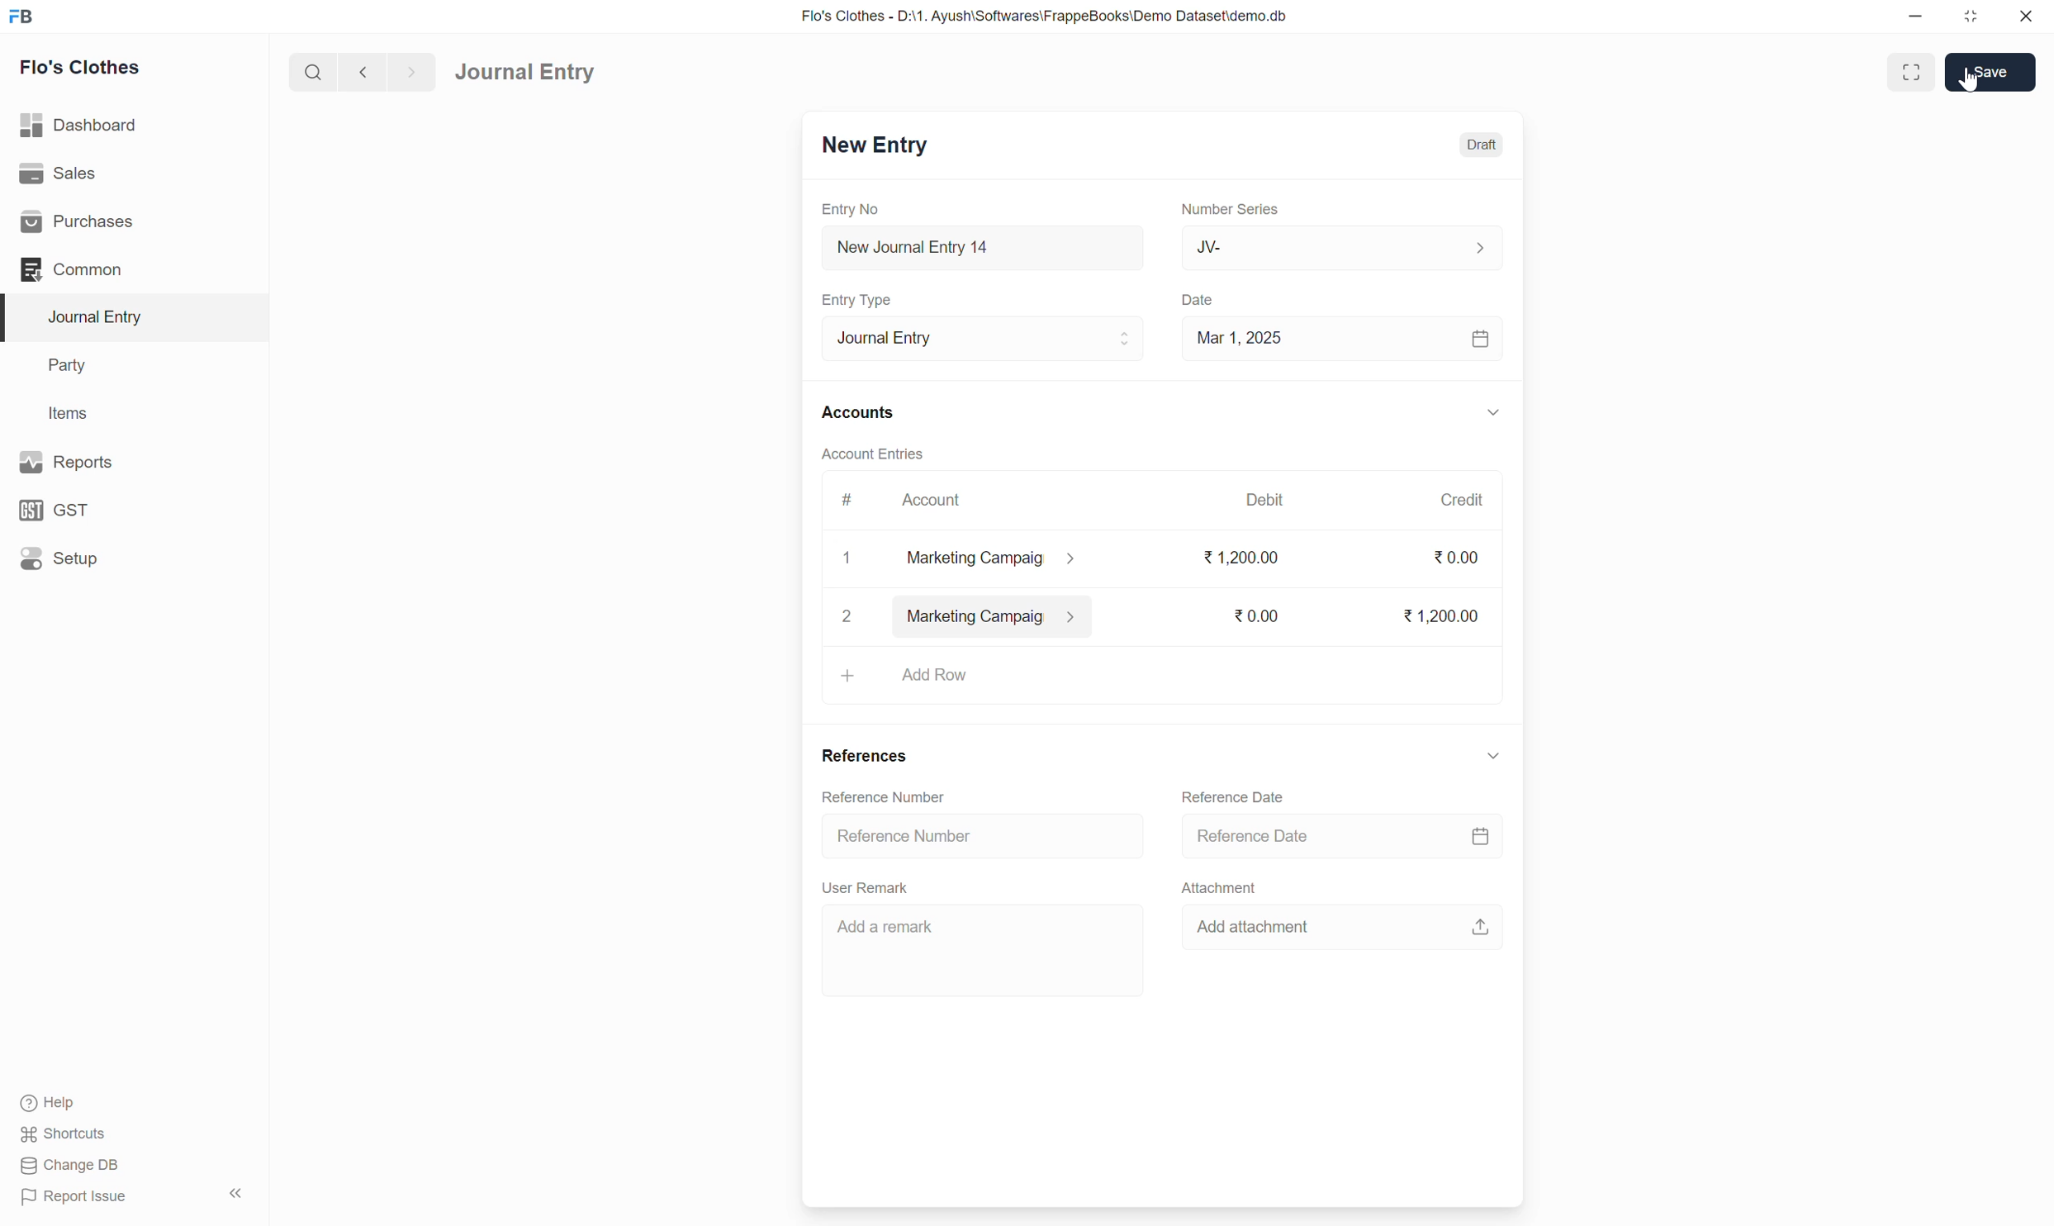  Describe the element at coordinates (1914, 70) in the screenshot. I see `enlarge` at that location.